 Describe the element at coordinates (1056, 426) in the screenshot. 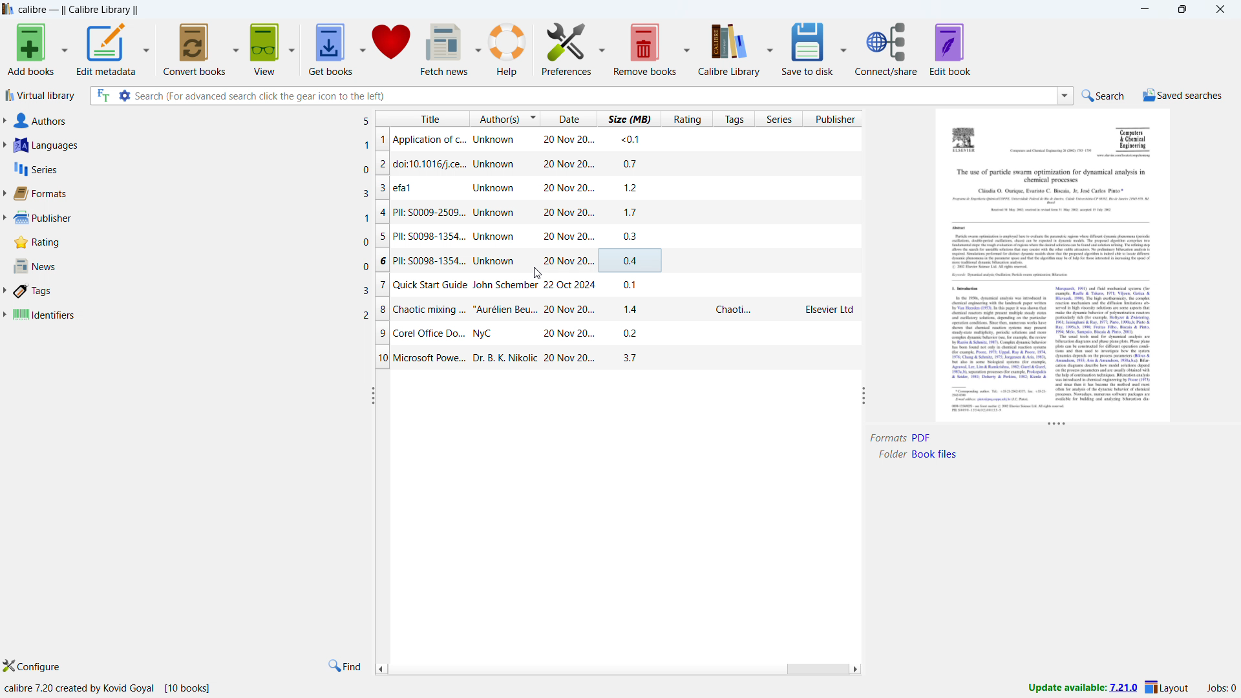

I see `resize` at that location.